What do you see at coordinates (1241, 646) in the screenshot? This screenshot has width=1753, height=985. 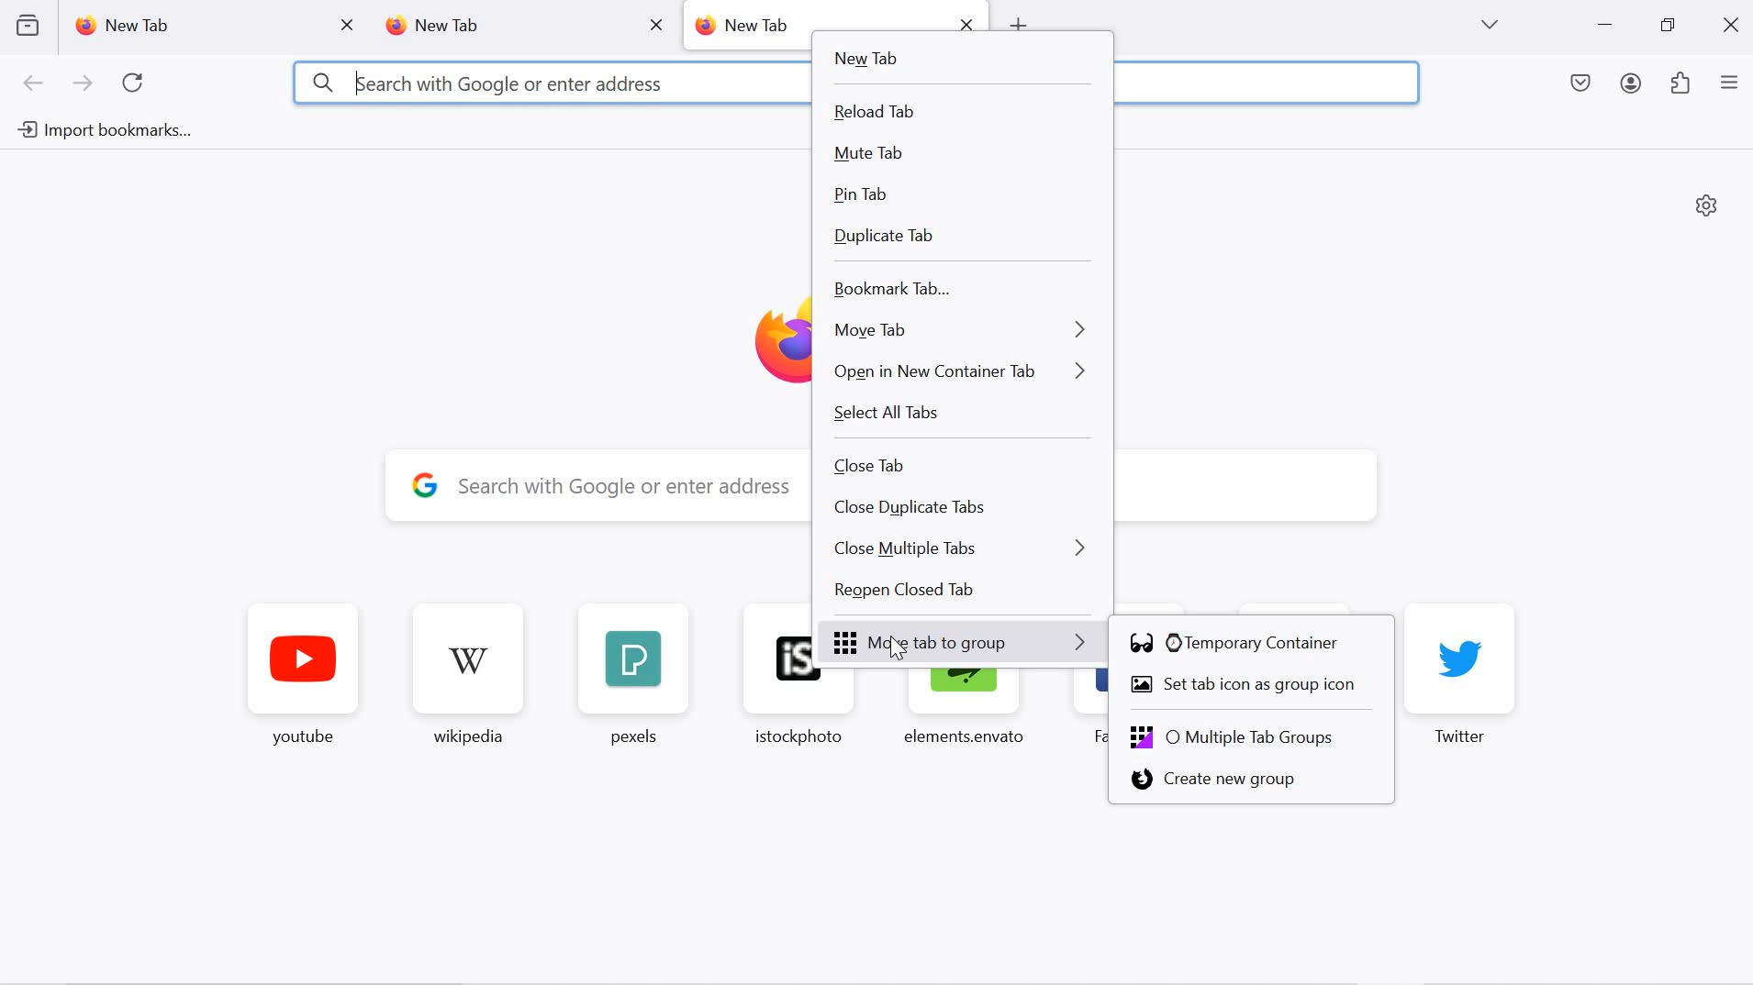 I see `temporary container` at bounding box center [1241, 646].